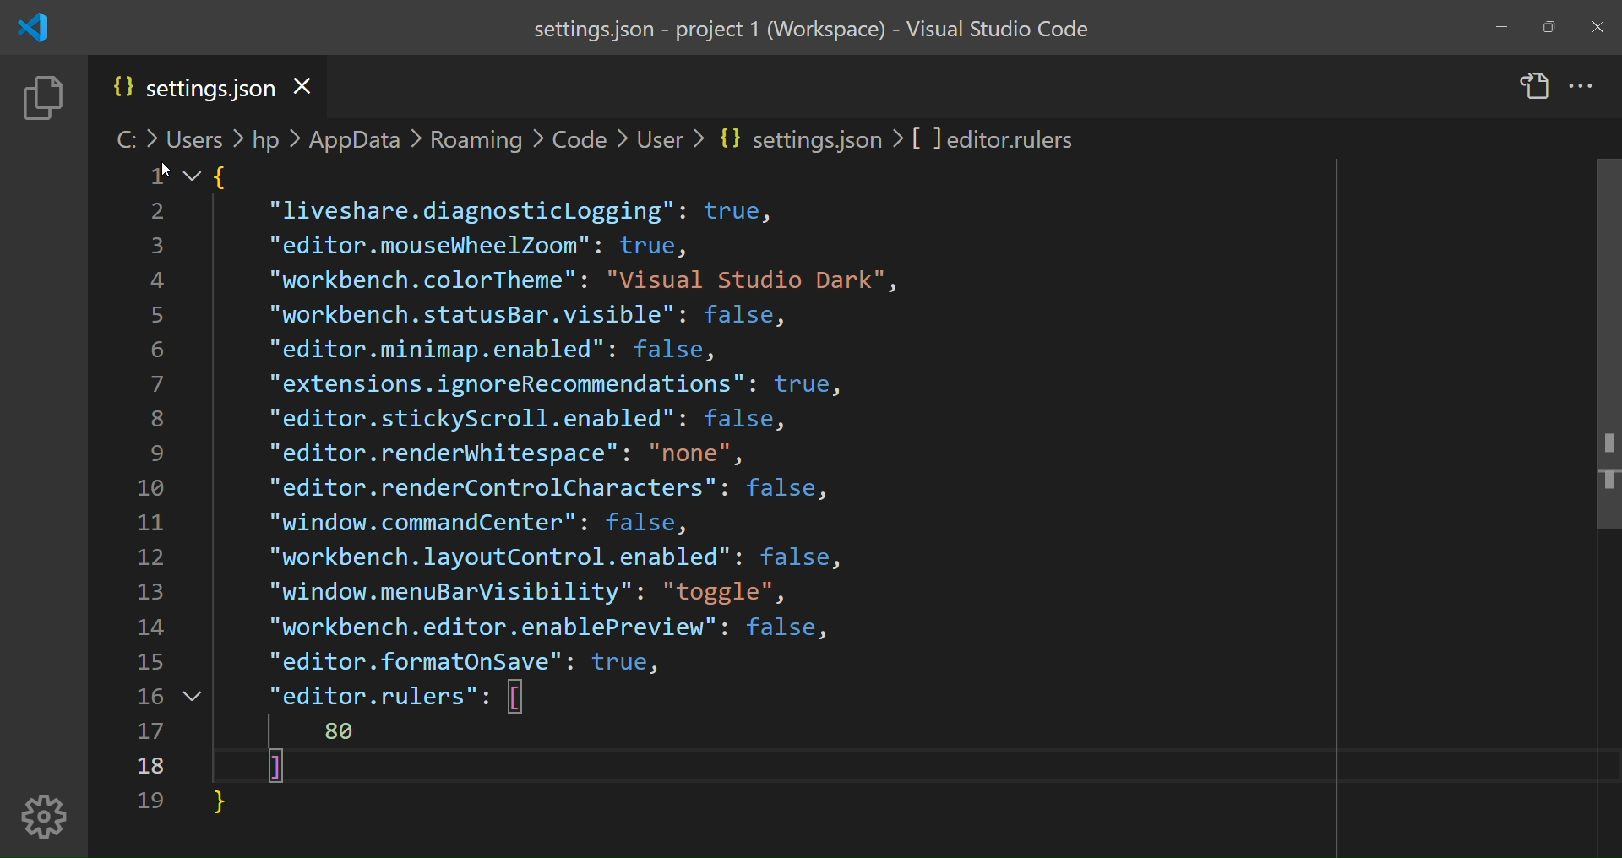 This screenshot has width=1622, height=858. Describe the element at coordinates (44, 817) in the screenshot. I see `manage` at that location.